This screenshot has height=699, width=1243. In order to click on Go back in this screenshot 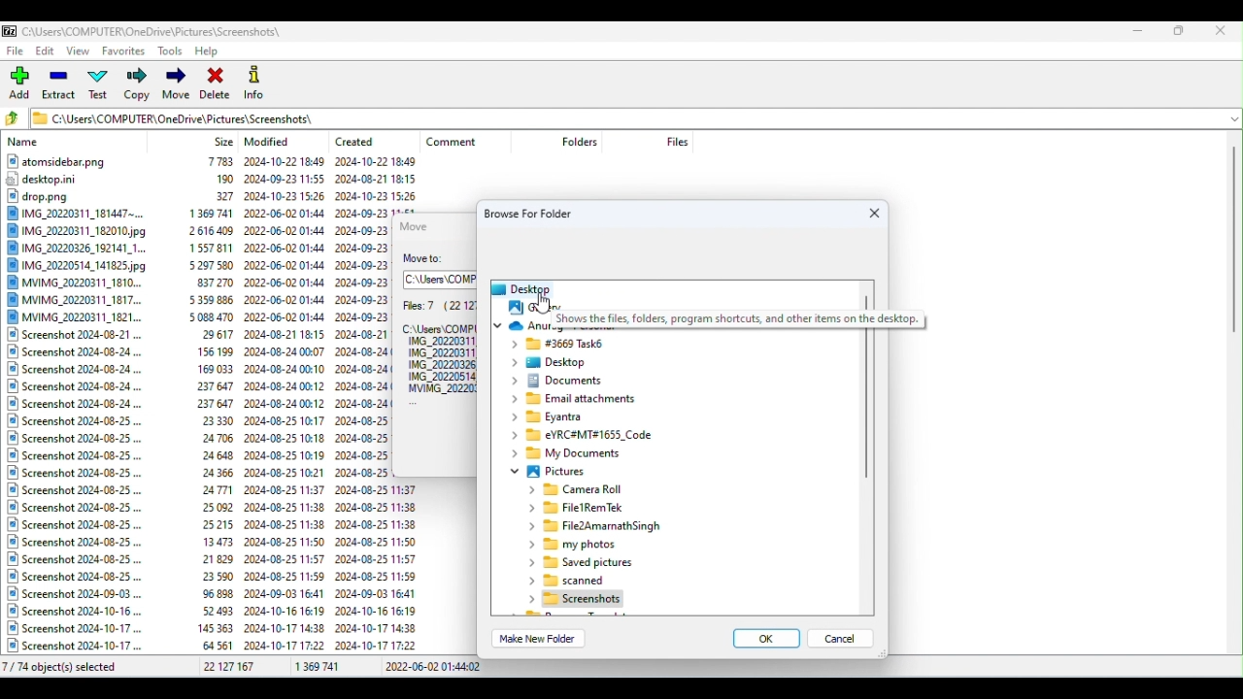, I will do `click(16, 119)`.